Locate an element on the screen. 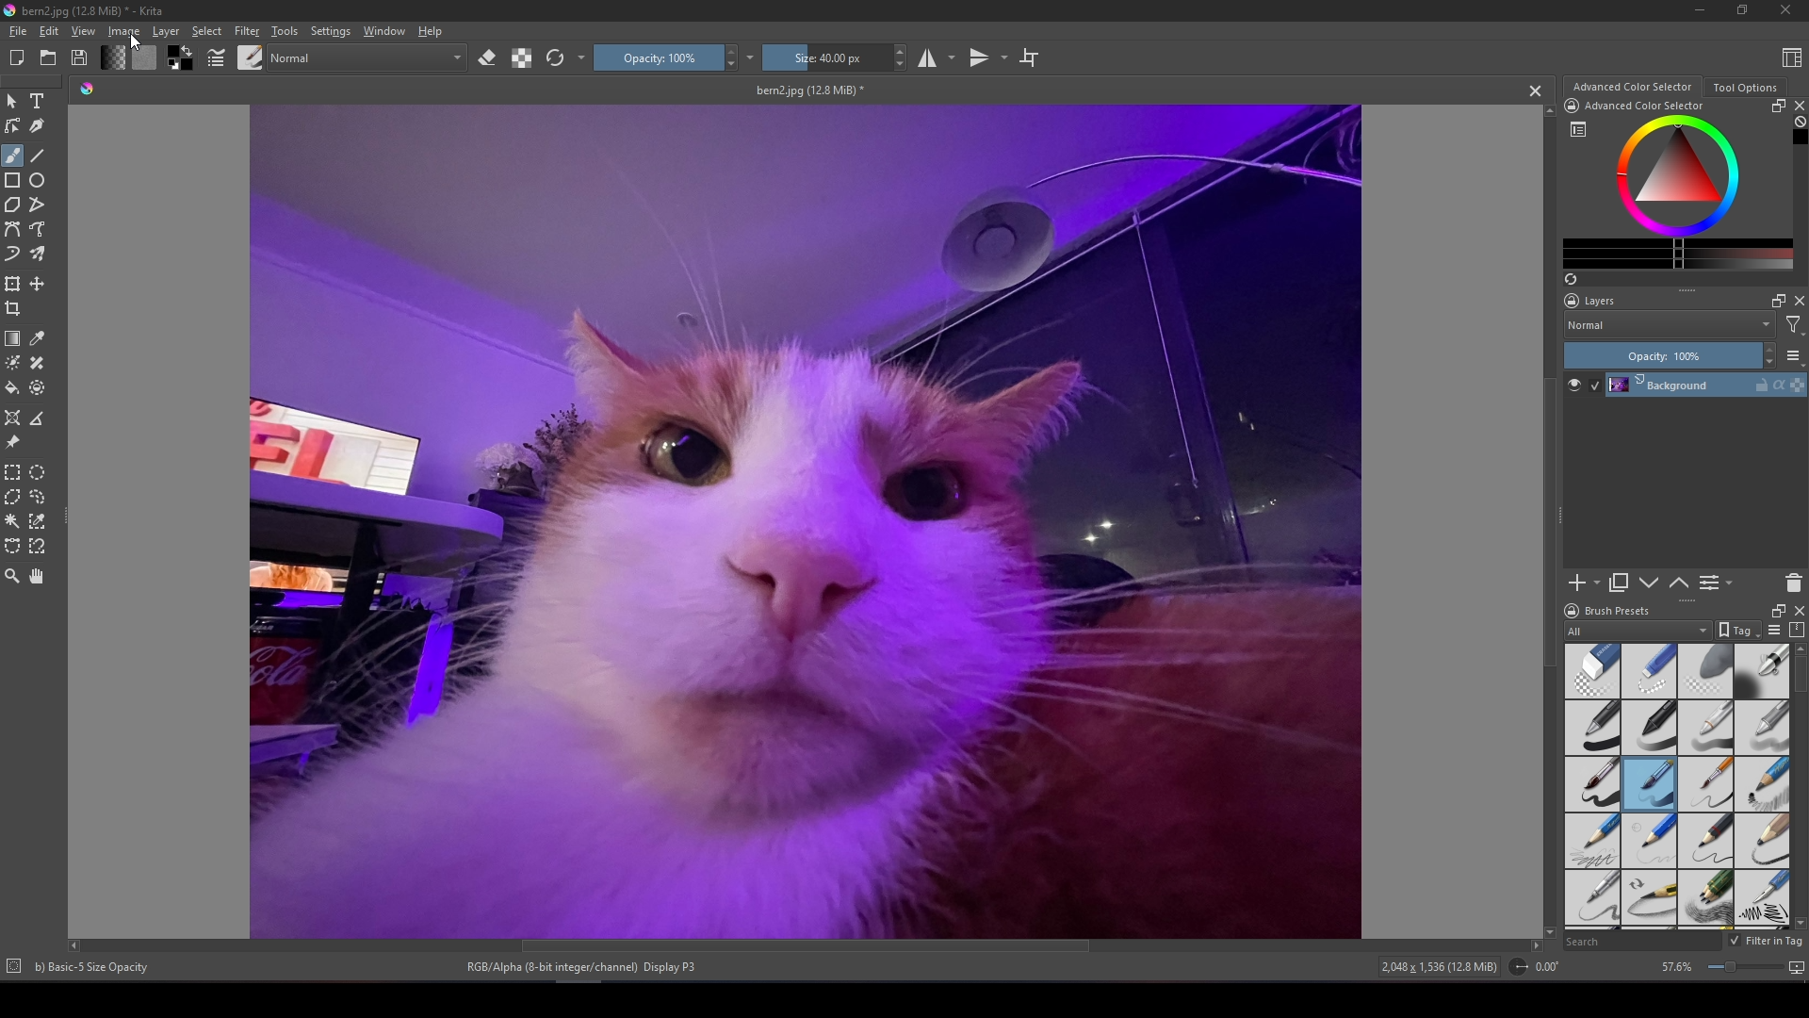  Settings is located at coordinates (332, 32).